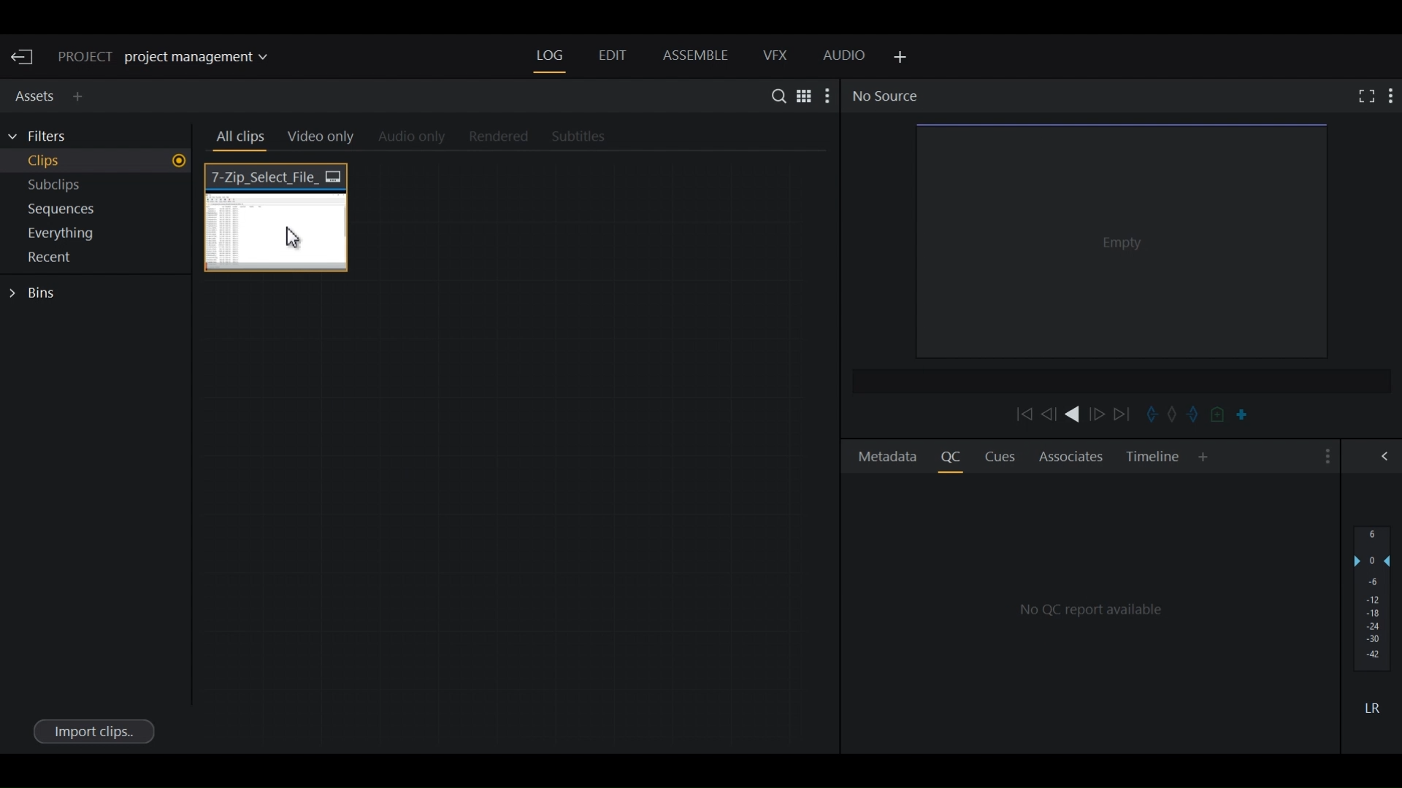  Describe the element at coordinates (25, 58) in the screenshot. I see `Exit Current Project` at that location.